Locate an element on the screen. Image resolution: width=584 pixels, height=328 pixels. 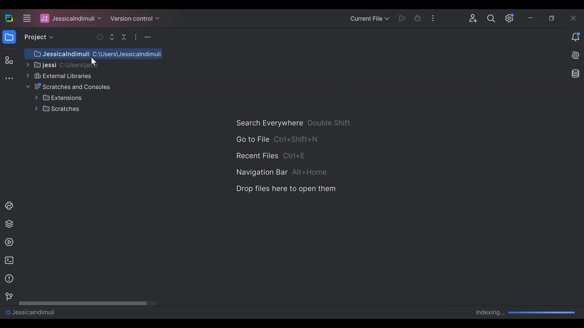
Notification is located at coordinates (575, 38).